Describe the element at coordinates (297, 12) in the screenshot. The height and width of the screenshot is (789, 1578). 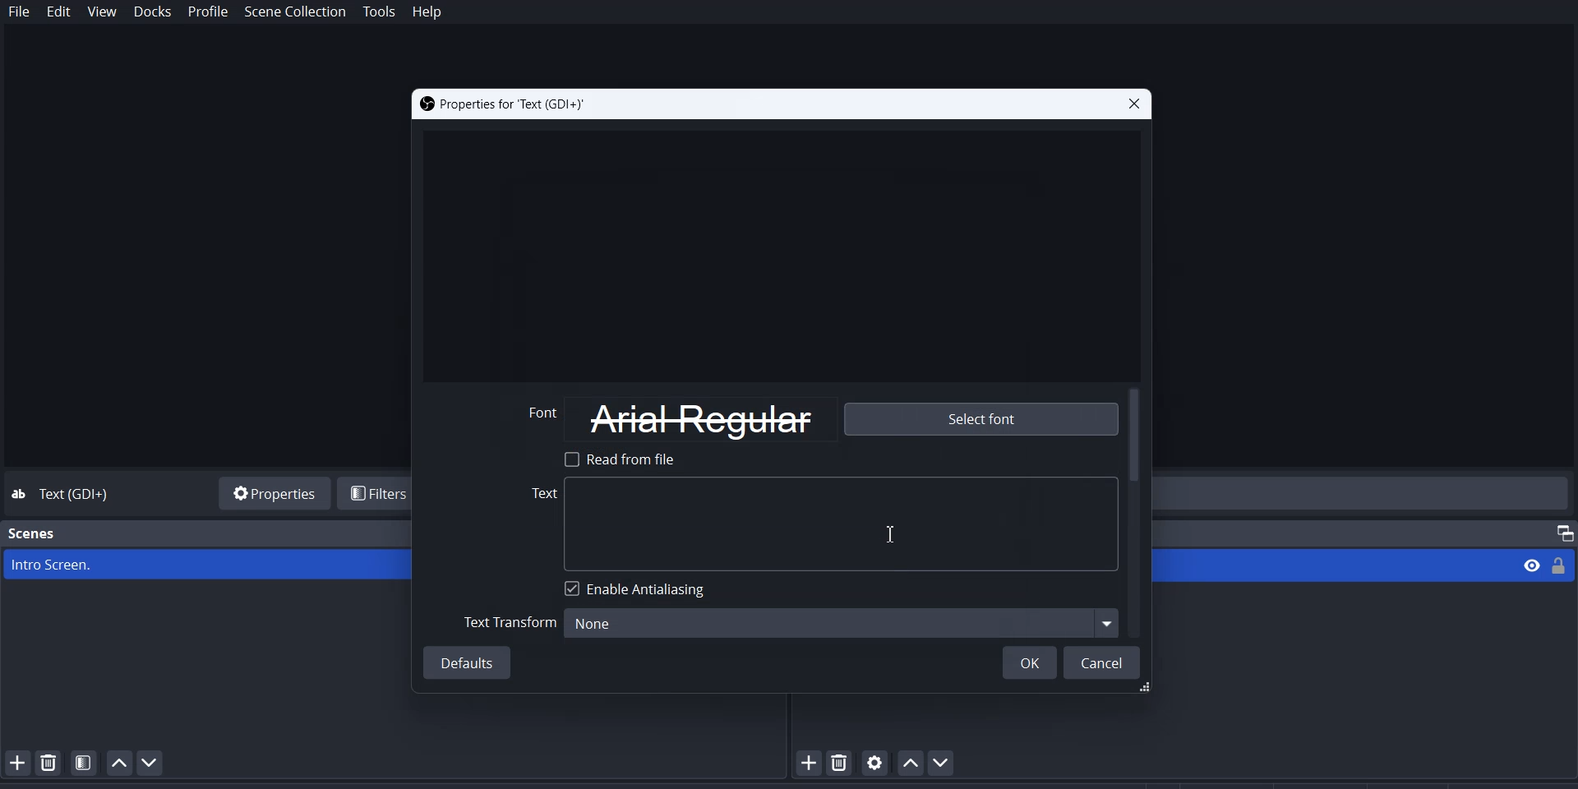
I see `Scene collection` at that location.